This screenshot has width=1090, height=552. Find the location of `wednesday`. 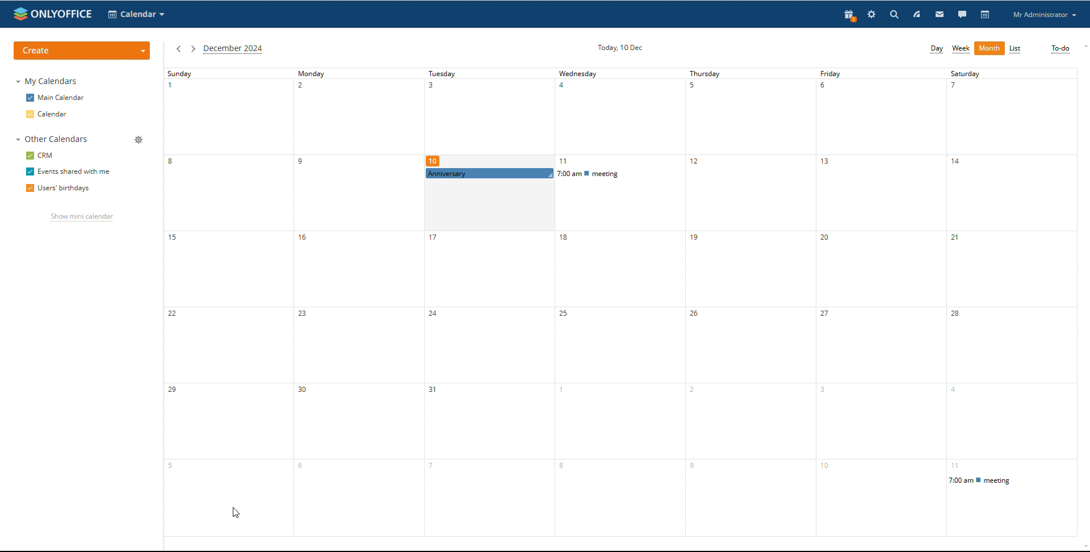

wednesday is located at coordinates (617, 361).